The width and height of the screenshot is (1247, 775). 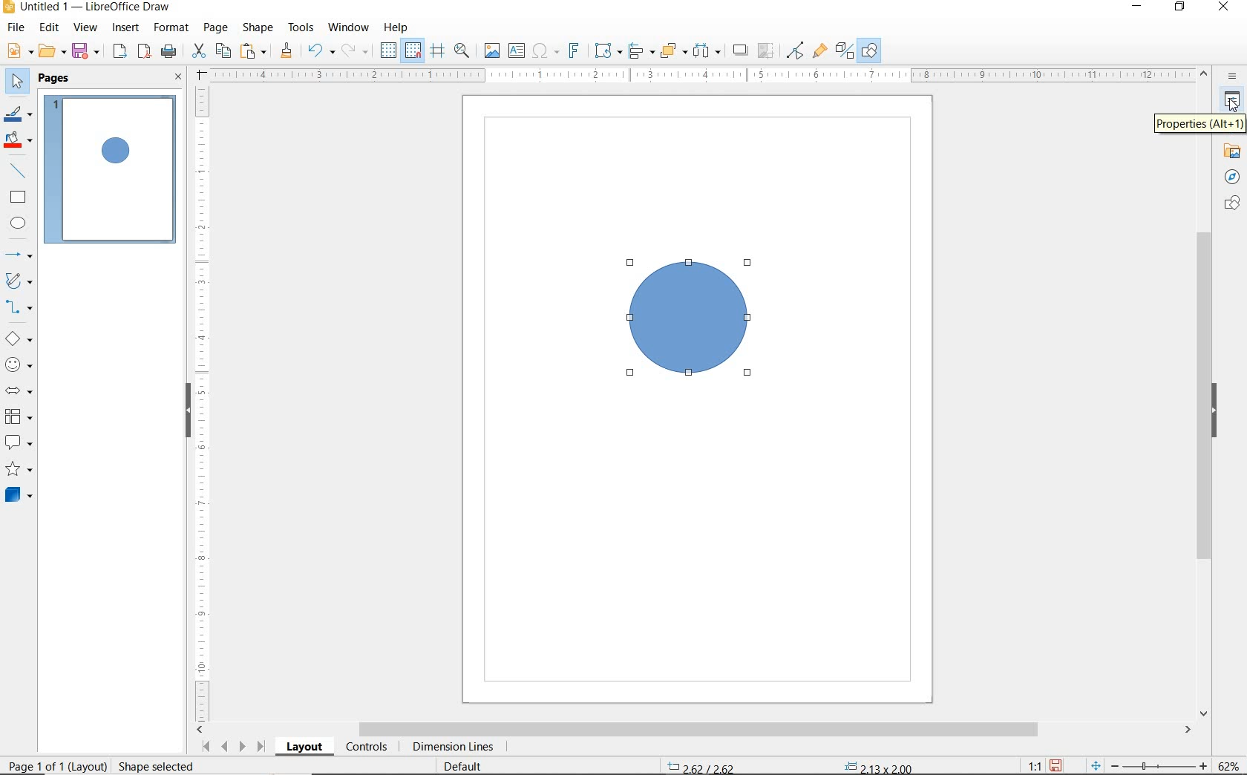 I want to click on Shapes, so click(x=1232, y=206).